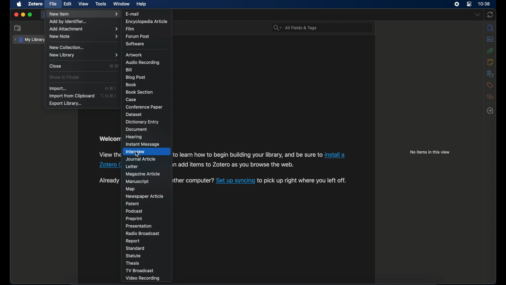 The width and height of the screenshot is (506, 285). What do you see at coordinates (490, 51) in the screenshot?
I see `attachments` at bounding box center [490, 51].